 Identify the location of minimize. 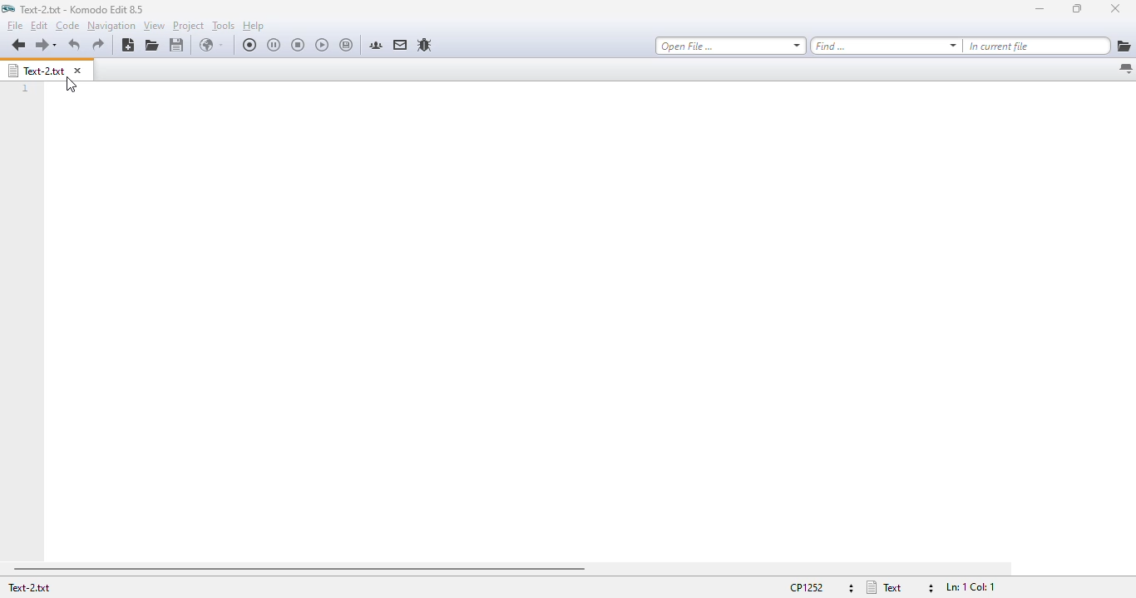
(1040, 9).